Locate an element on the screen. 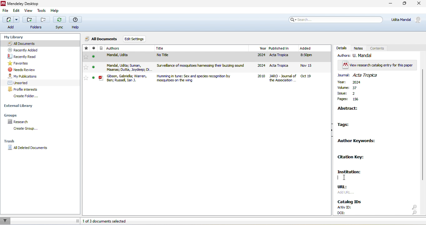 The width and height of the screenshot is (426, 225). remove is located at coordinates (43, 20).